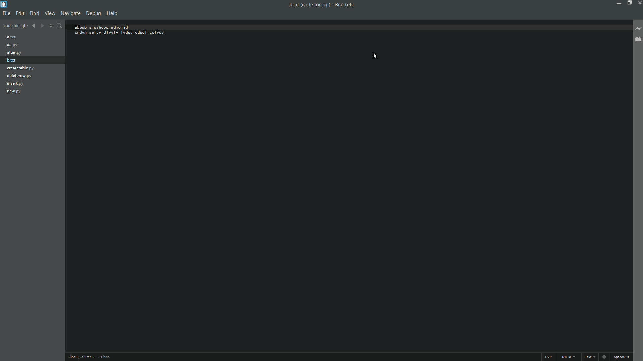 This screenshot has height=361, width=643. I want to click on extension manager, so click(638, 40).